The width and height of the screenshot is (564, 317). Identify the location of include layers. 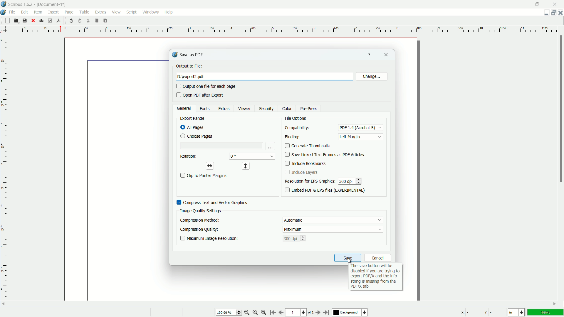
(302, 172).